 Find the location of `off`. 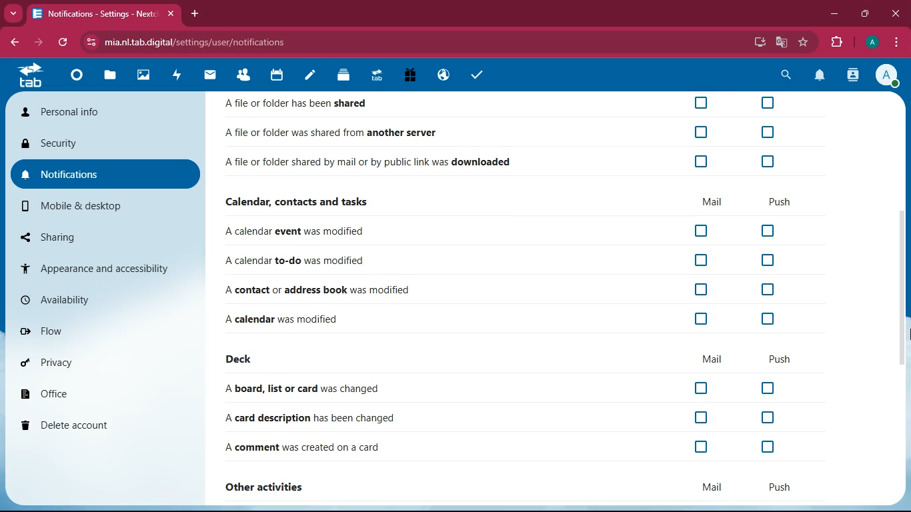

off is located at coordinates (769, 231).